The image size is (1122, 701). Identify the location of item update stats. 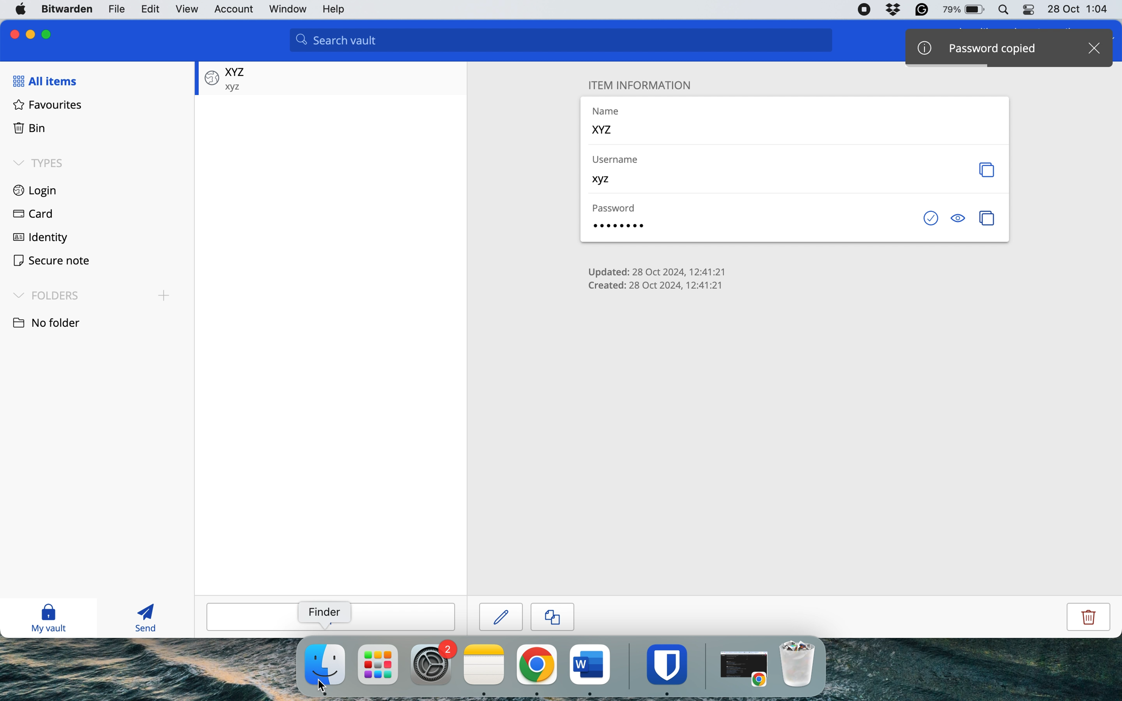
(657, 270).